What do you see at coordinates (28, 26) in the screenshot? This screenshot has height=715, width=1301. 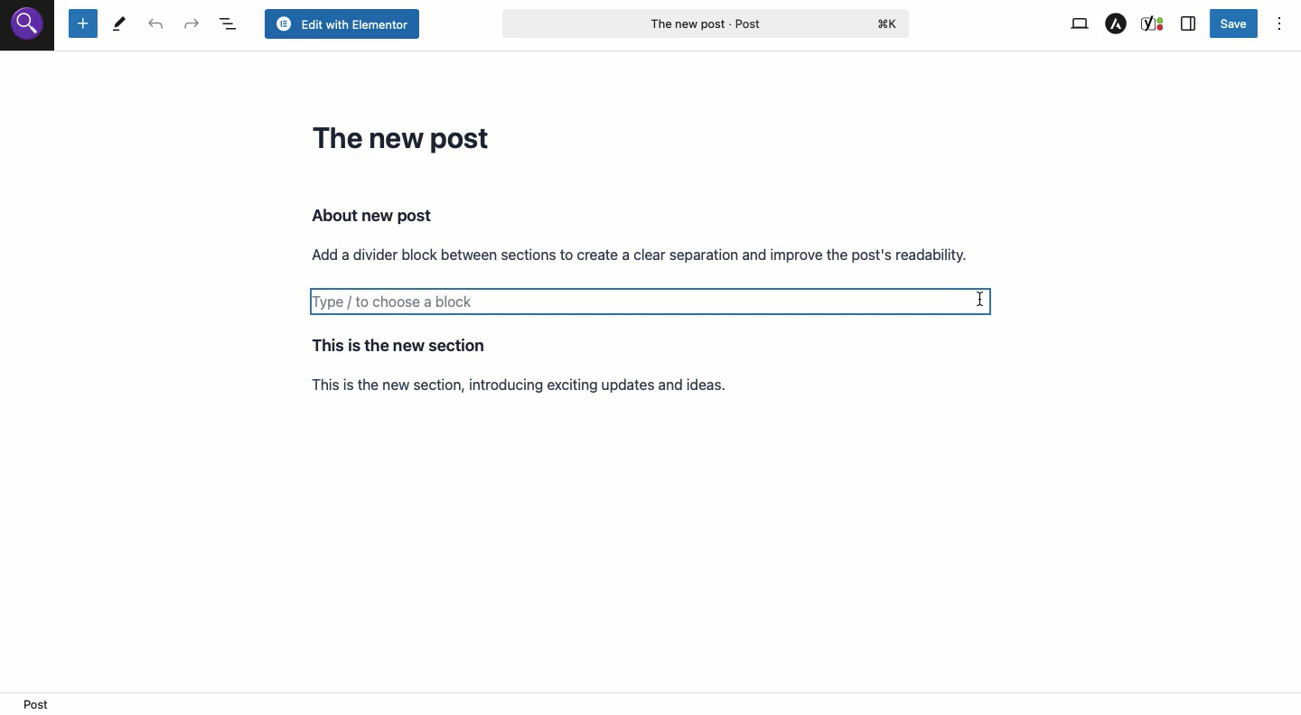 I see `Site icon` at bounding box center [28, 26].